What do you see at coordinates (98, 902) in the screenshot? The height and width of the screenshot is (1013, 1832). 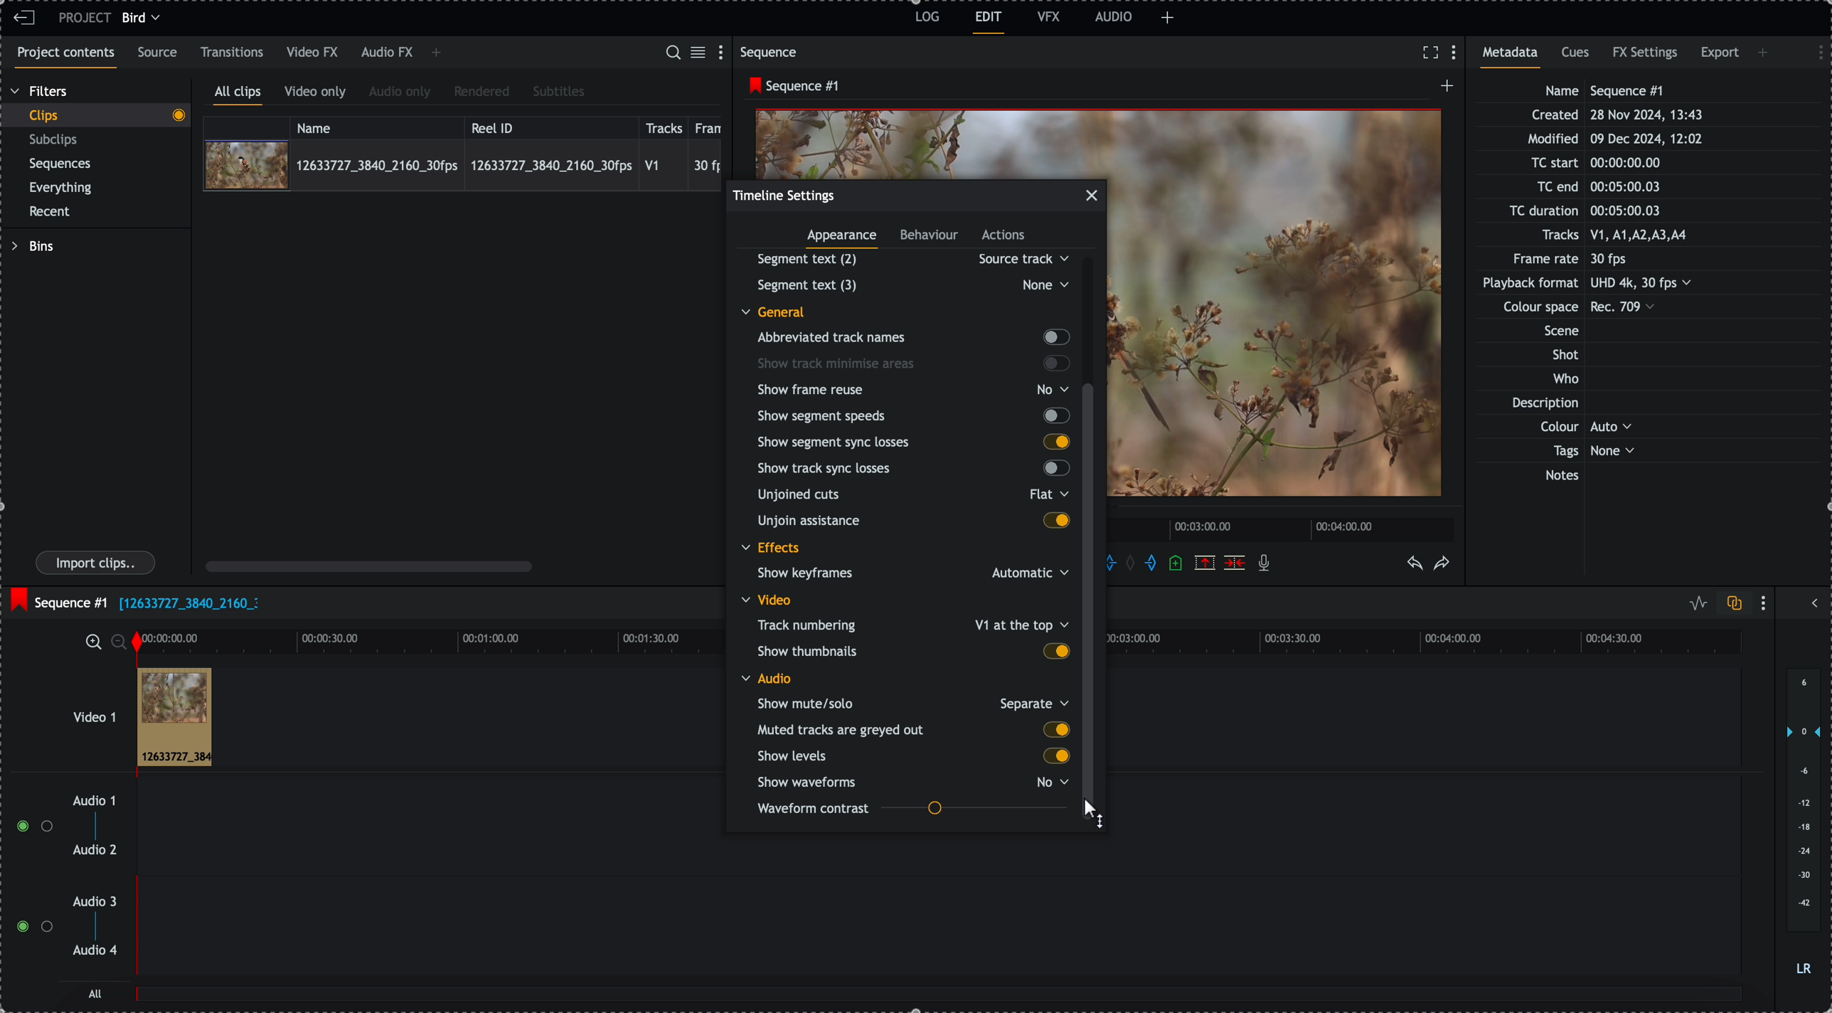 I see `audio 3` at bounding box center [98, 902].